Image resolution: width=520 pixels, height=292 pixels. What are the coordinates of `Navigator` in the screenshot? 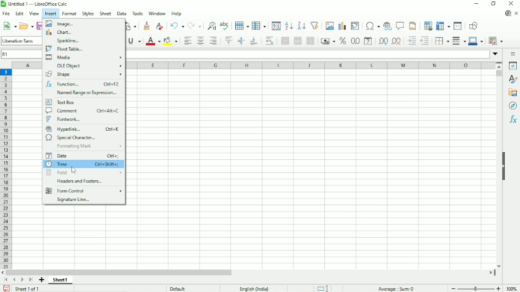 It's located at (513, 106).